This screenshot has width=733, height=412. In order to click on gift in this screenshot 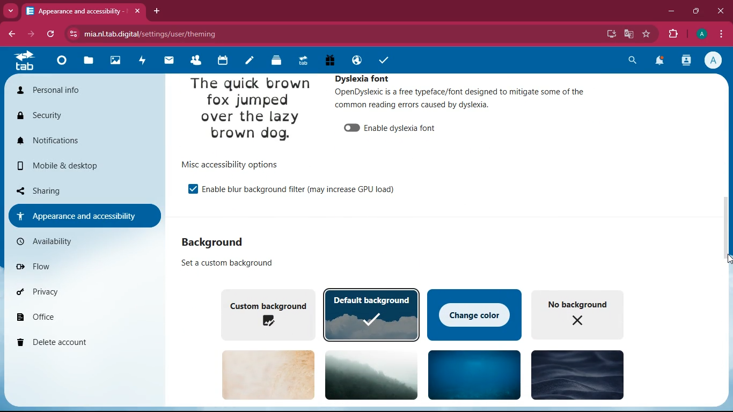, I will do `click(329, 60)`.